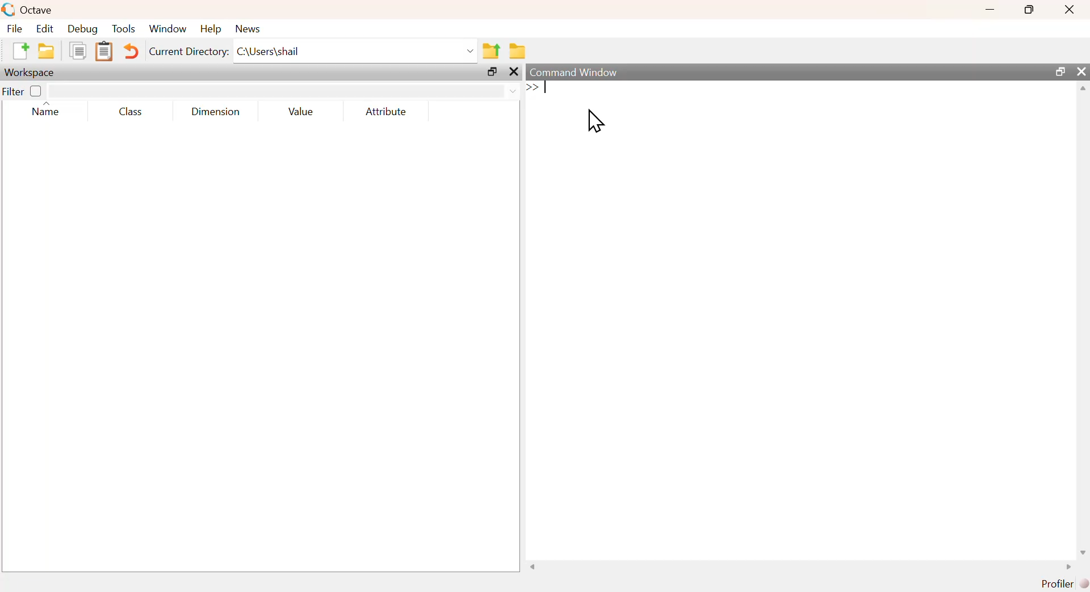 The height and width of the screenshot is (592, 1090). What do you see at coordinates (77, 53) in the screenshot?
I see `copy` at bounding box center [77, 53].